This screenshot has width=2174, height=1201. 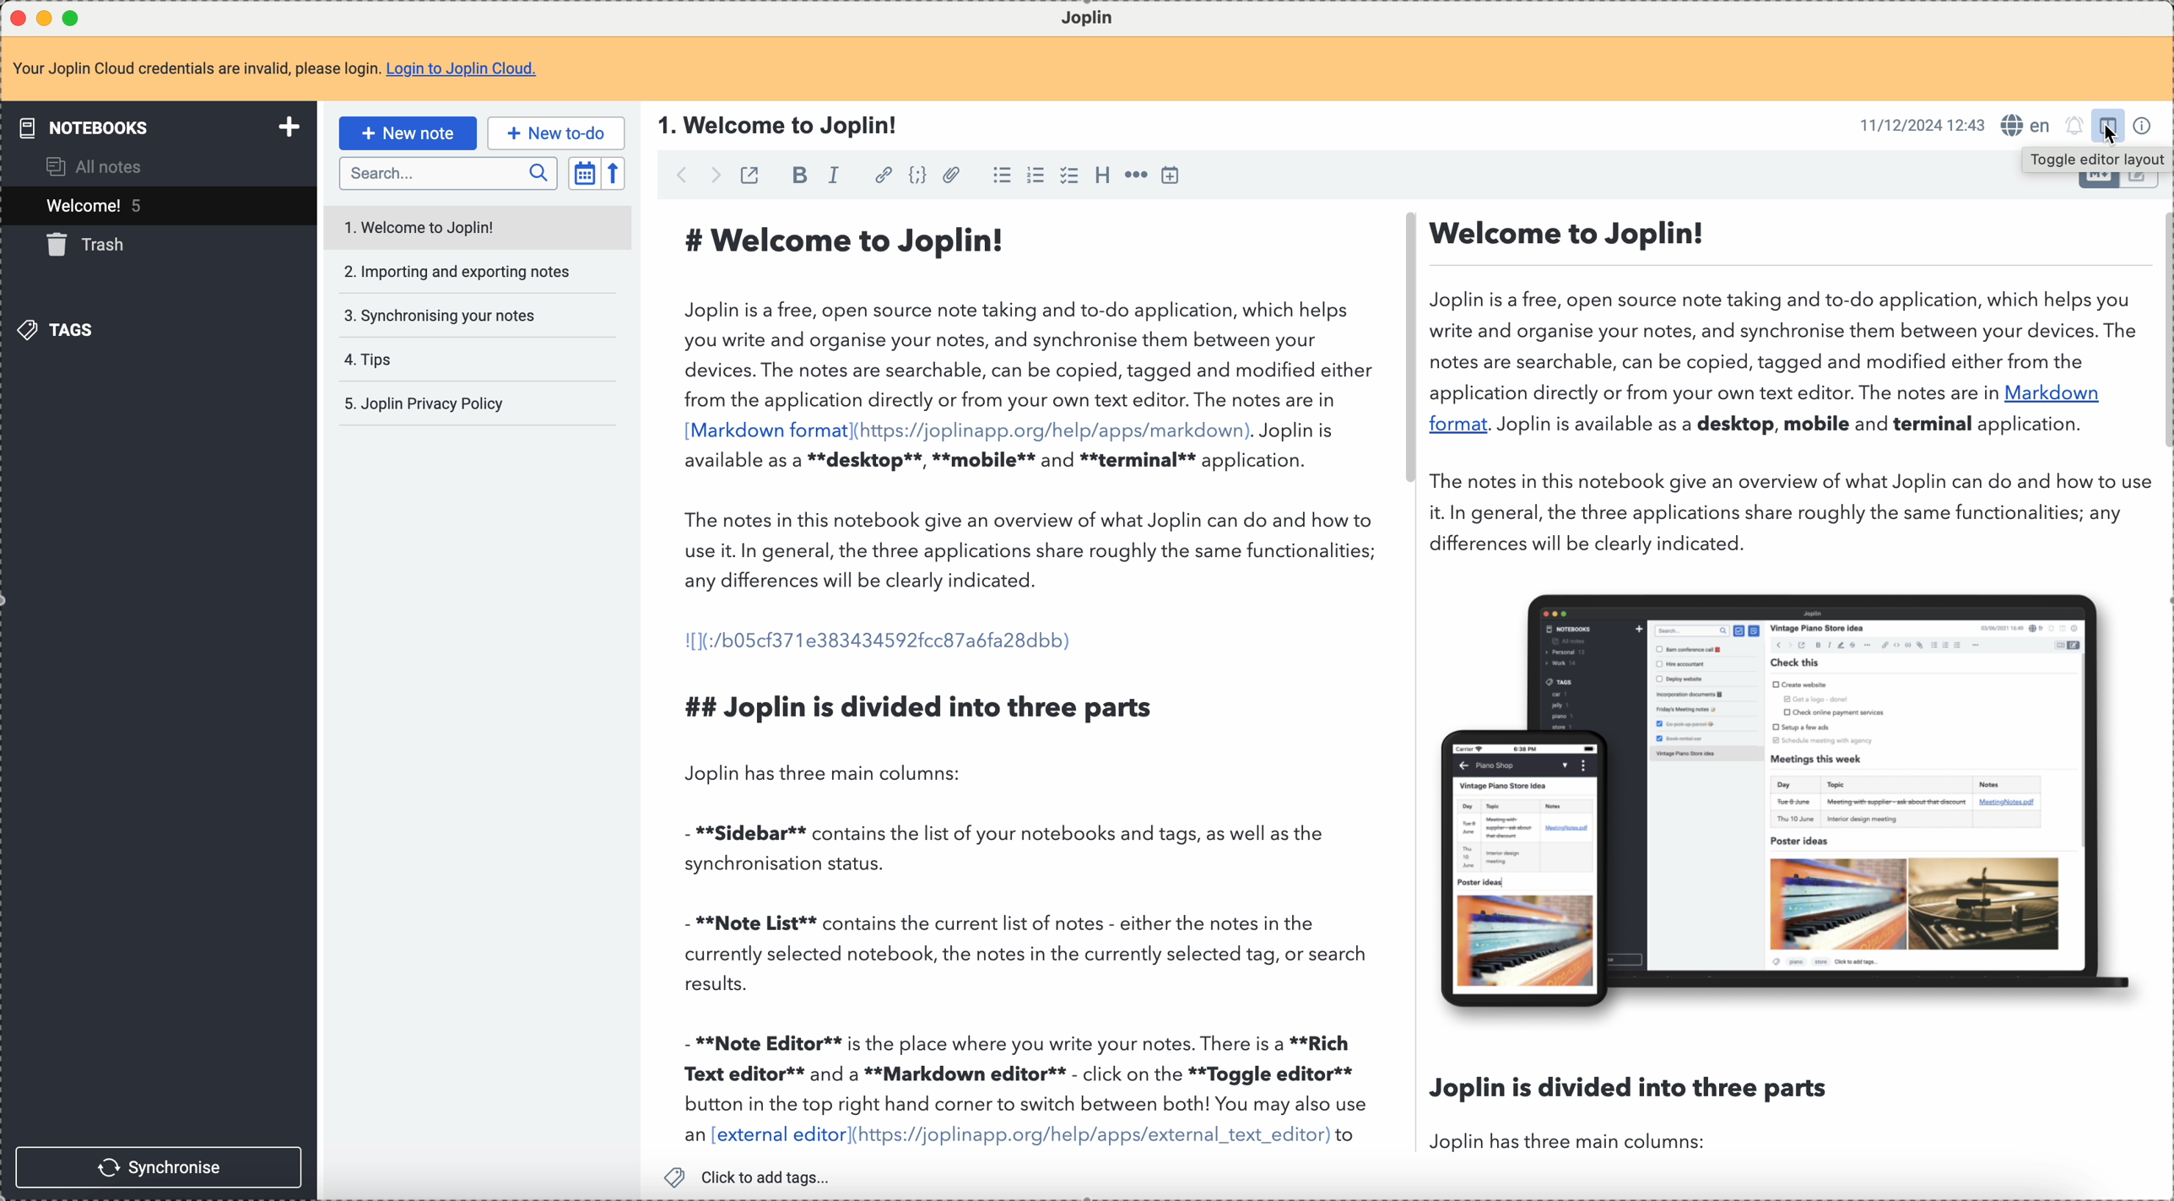 What do you see at coordinates (995, 463) in the screenshot?
I see `available as a **desktop**, **mobile** and **terminal** application.` at bounding box center [995, 463].